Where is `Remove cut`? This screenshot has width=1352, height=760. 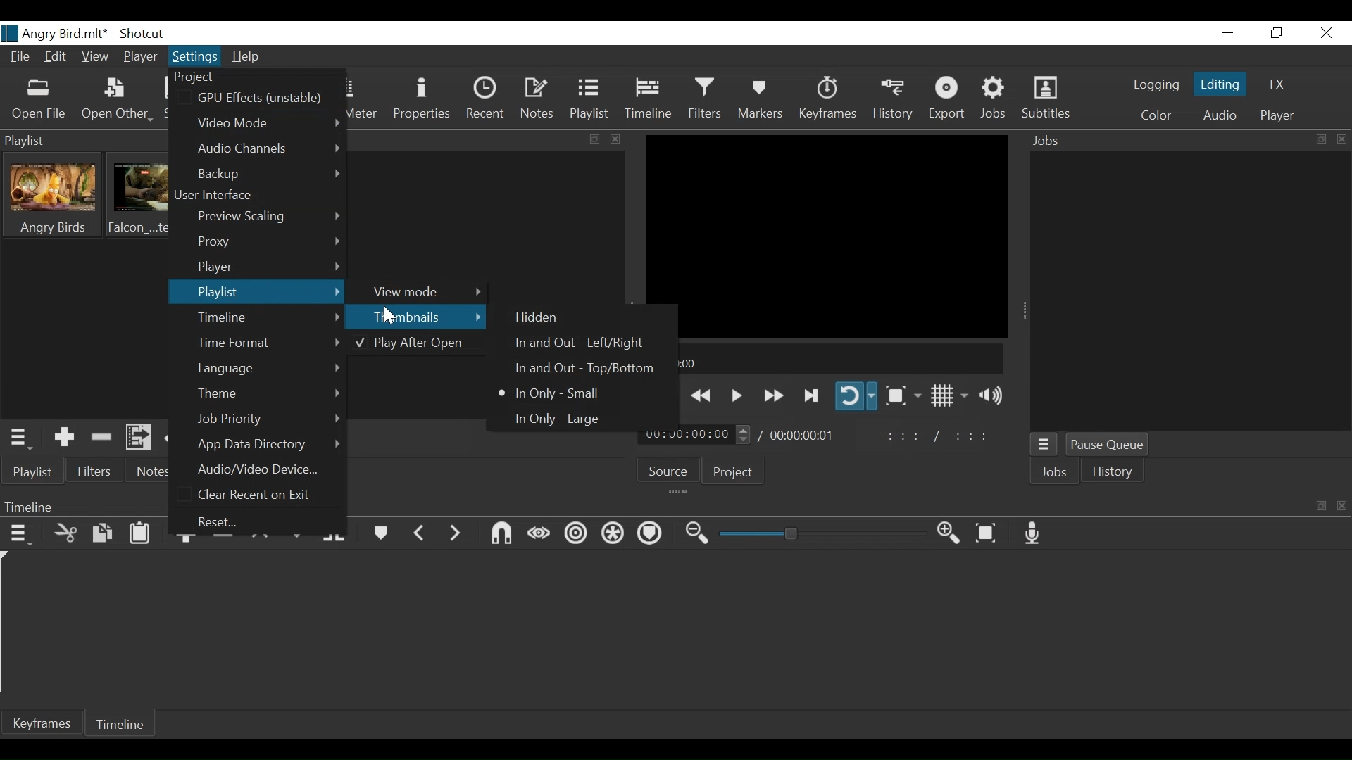 Remove cut is located at coordinates (102, 439).